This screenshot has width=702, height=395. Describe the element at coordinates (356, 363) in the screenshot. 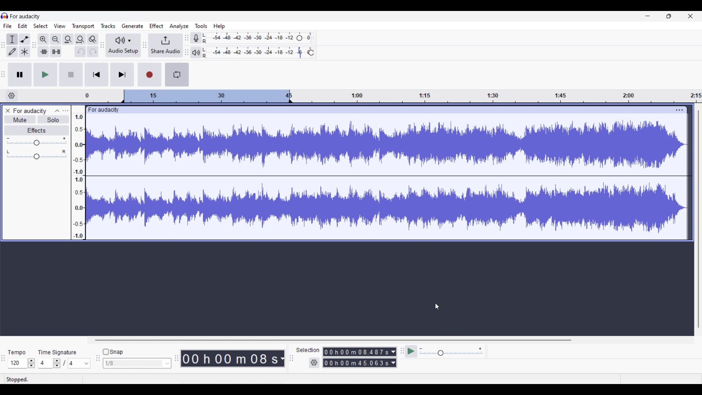

I see `Selection duration measurement` at that location.